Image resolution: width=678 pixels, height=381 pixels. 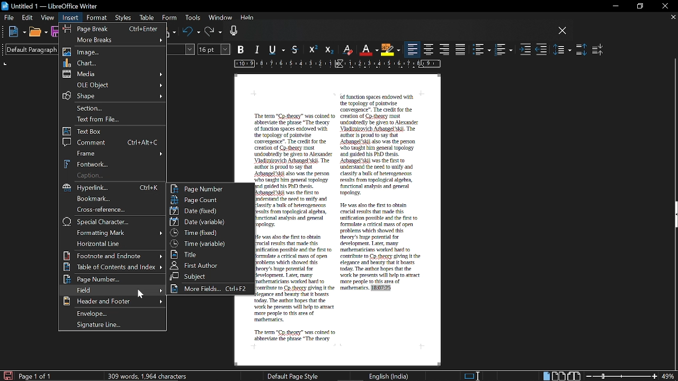 What do you see at coordinates (348, 50) in the screenshot?
I see `Ersaser` at bounding box center [348, 50].